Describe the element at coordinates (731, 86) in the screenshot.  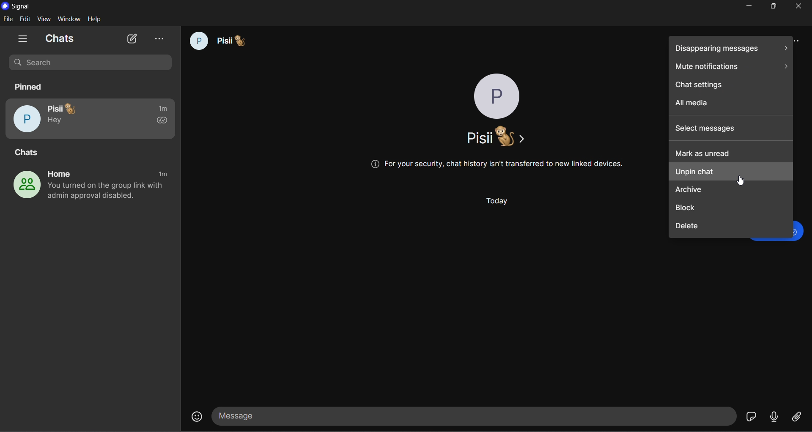
I see `chat settings` at that location.